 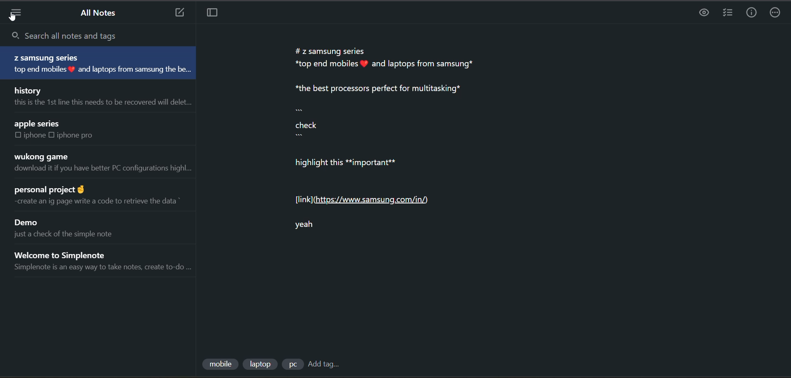 I want to click on add new note, so click(x=179, y=13).